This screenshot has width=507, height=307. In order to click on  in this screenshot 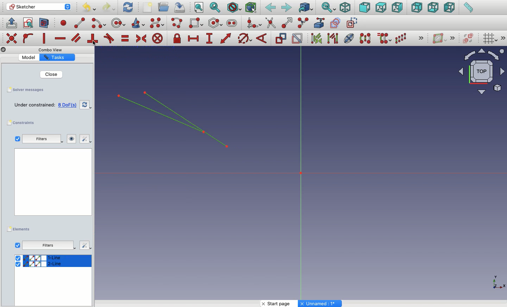, I will do `click(478, 74)`.